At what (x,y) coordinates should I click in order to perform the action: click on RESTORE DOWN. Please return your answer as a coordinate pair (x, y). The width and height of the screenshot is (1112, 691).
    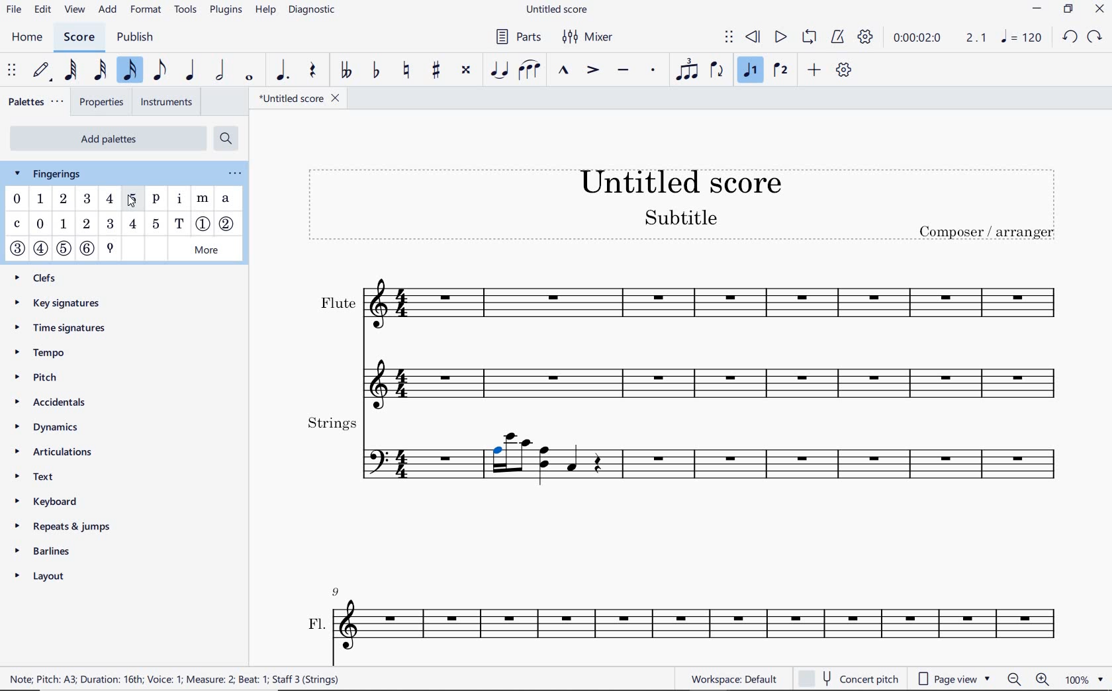
    Looking at the image, I should click on (1068, 9).